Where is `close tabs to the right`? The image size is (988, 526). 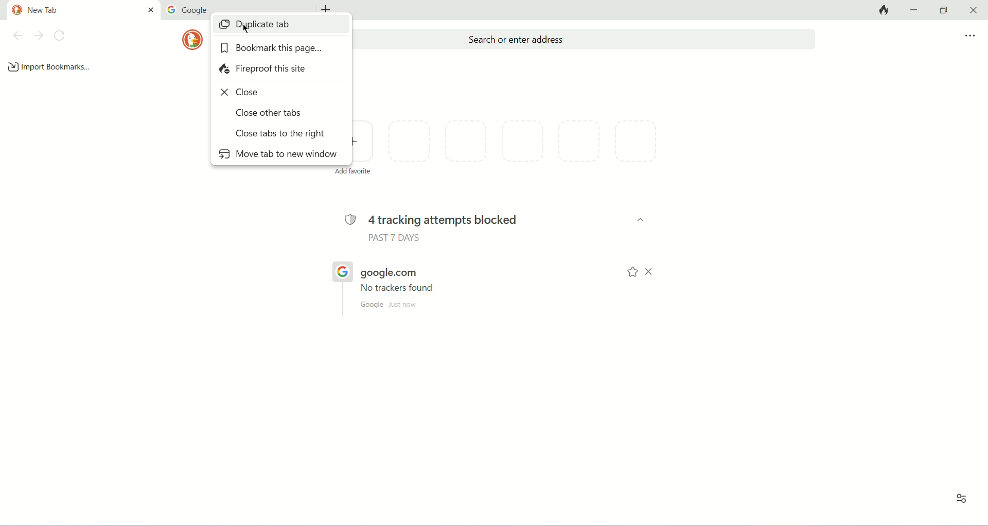 close tabs to the right is located at coordinates (280, 132).